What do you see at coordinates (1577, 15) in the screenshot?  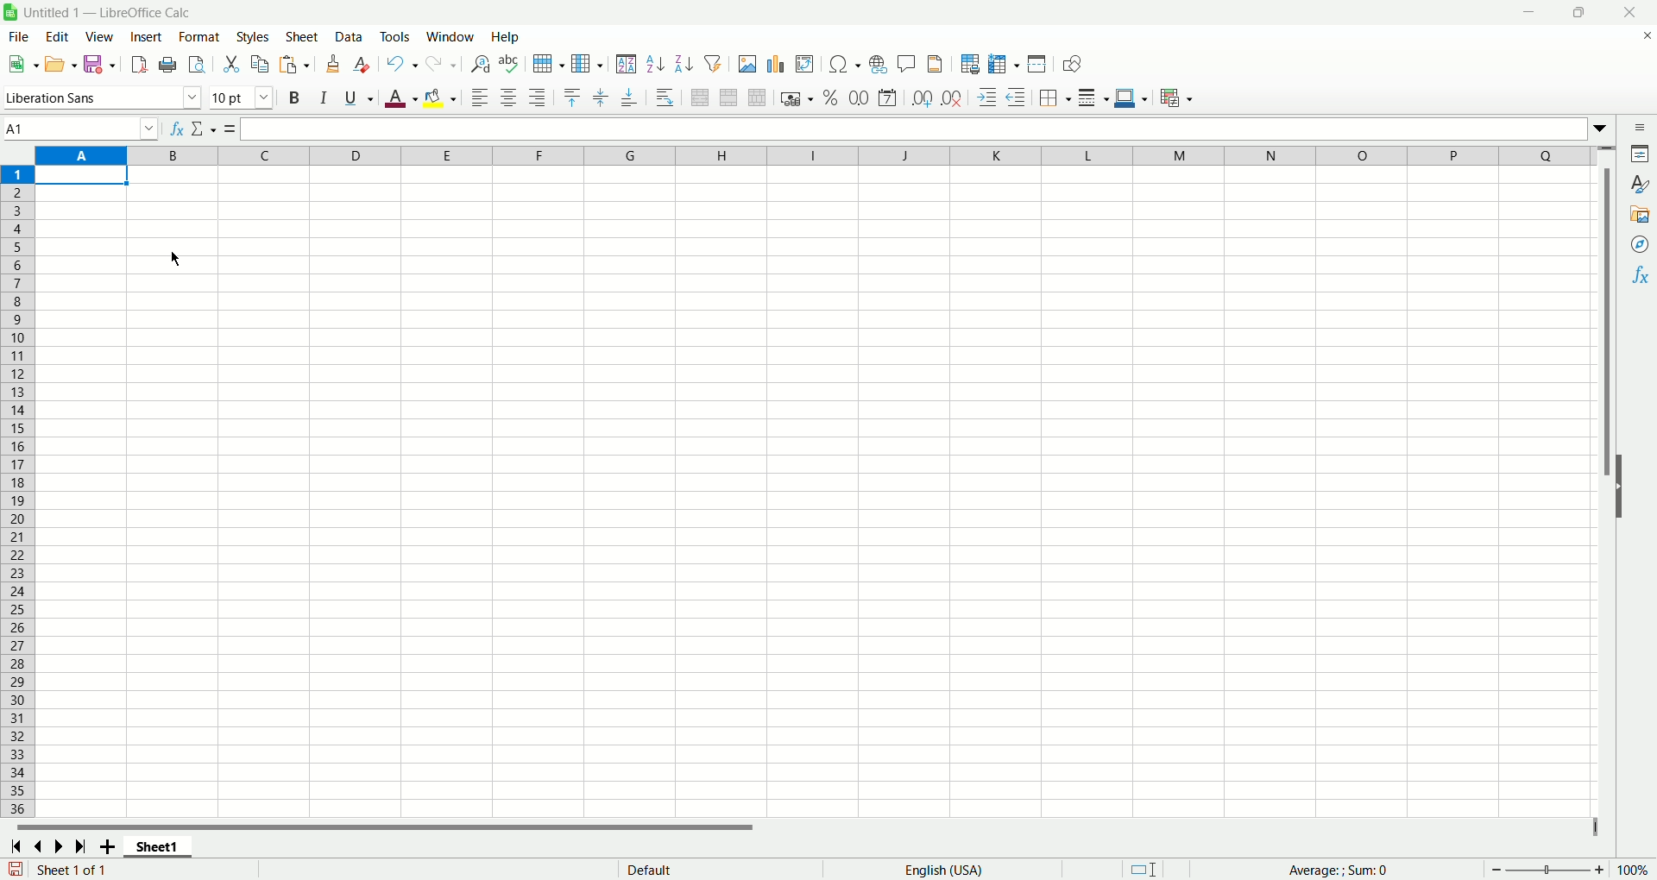 I see `maximize` at bounding box center [1577, 15].